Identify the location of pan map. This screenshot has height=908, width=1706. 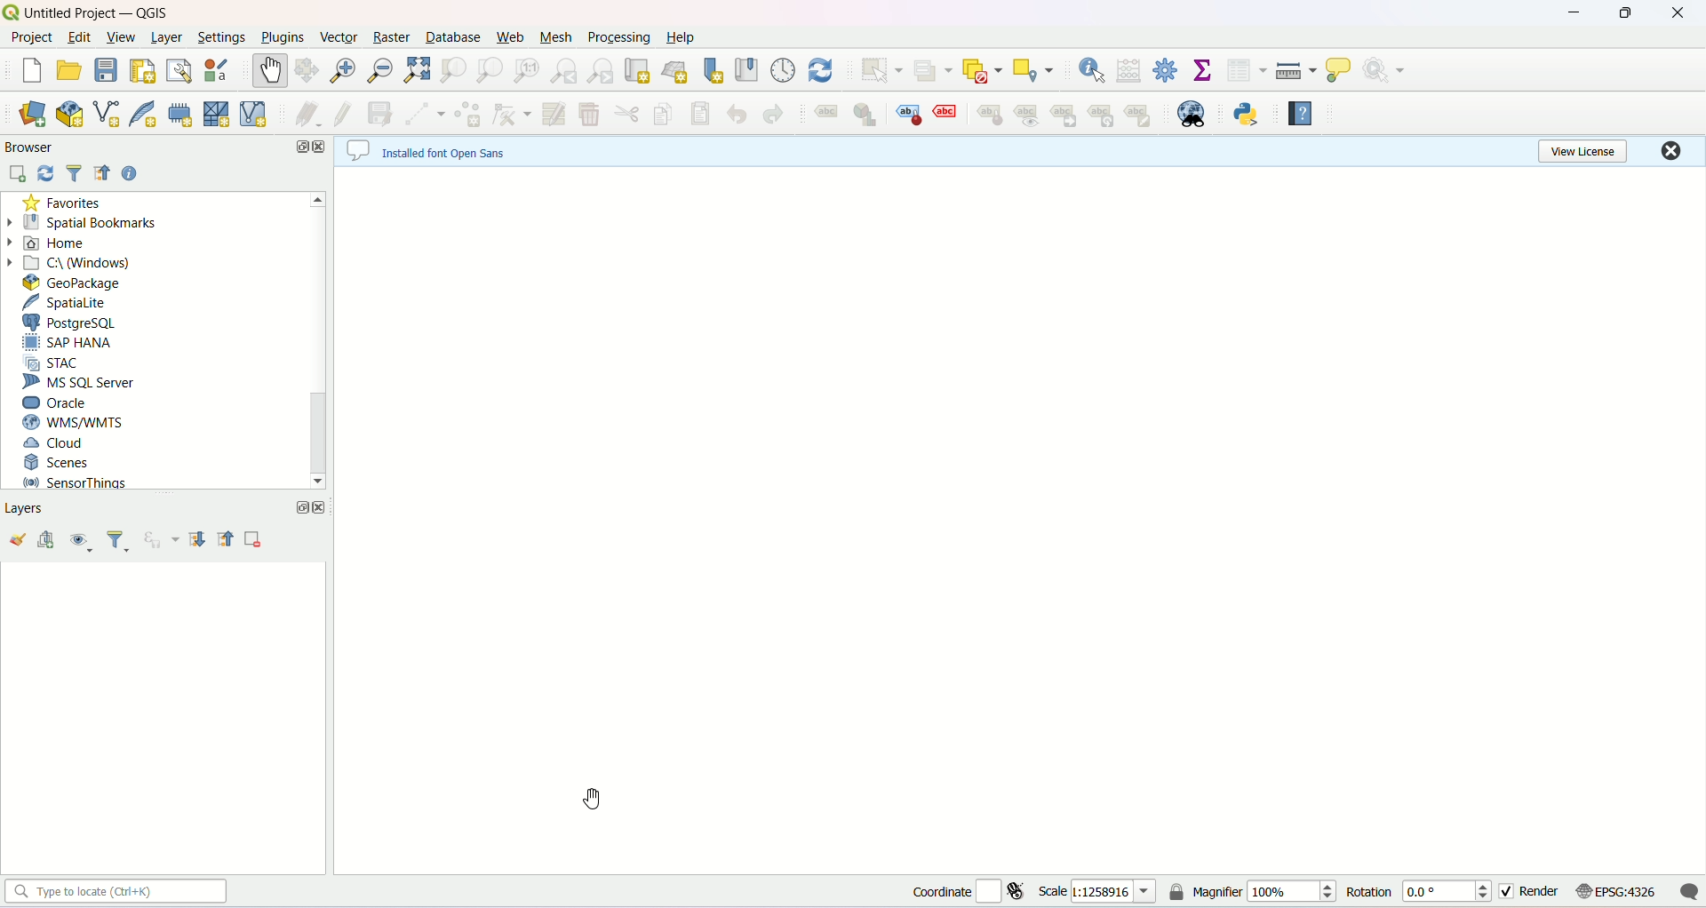
(270, 70).